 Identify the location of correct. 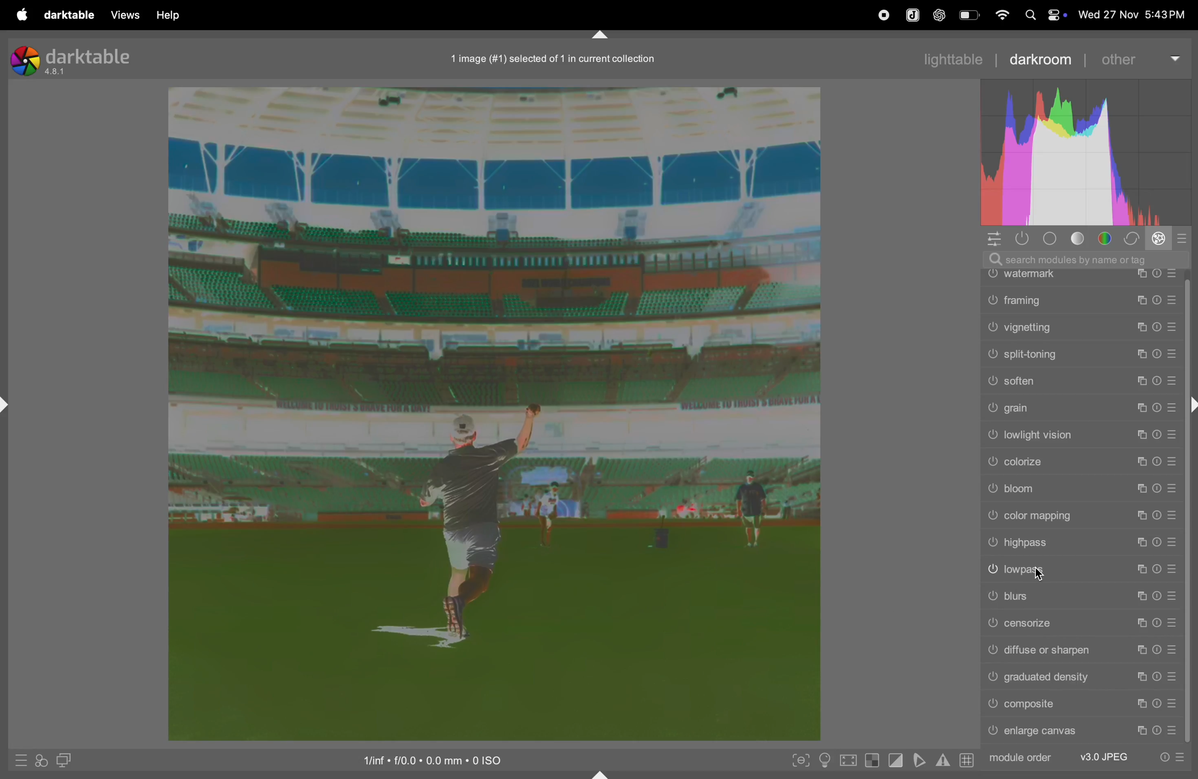
(1131, 239).